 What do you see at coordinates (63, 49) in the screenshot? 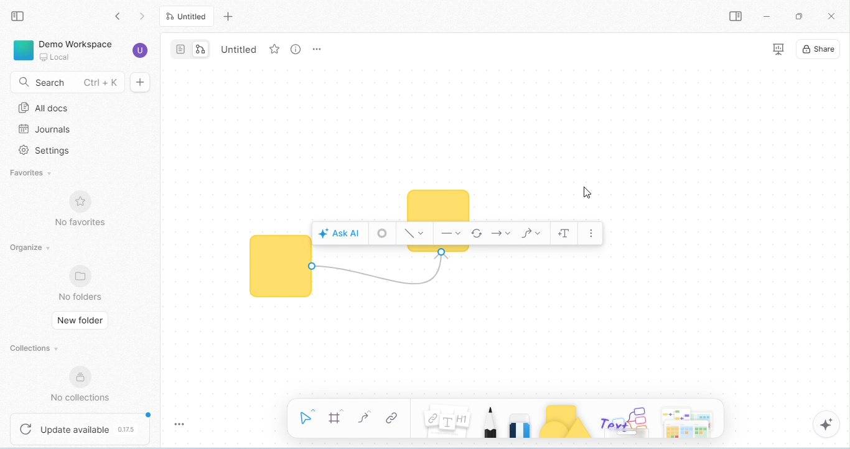
I see `demo workspace` at bounding box center [63, 49].